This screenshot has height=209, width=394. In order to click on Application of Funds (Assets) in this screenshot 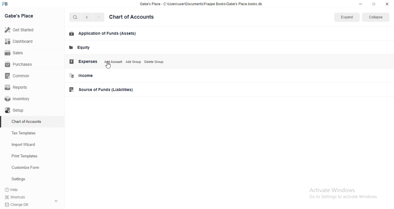, I will do `click(102, 34)`.